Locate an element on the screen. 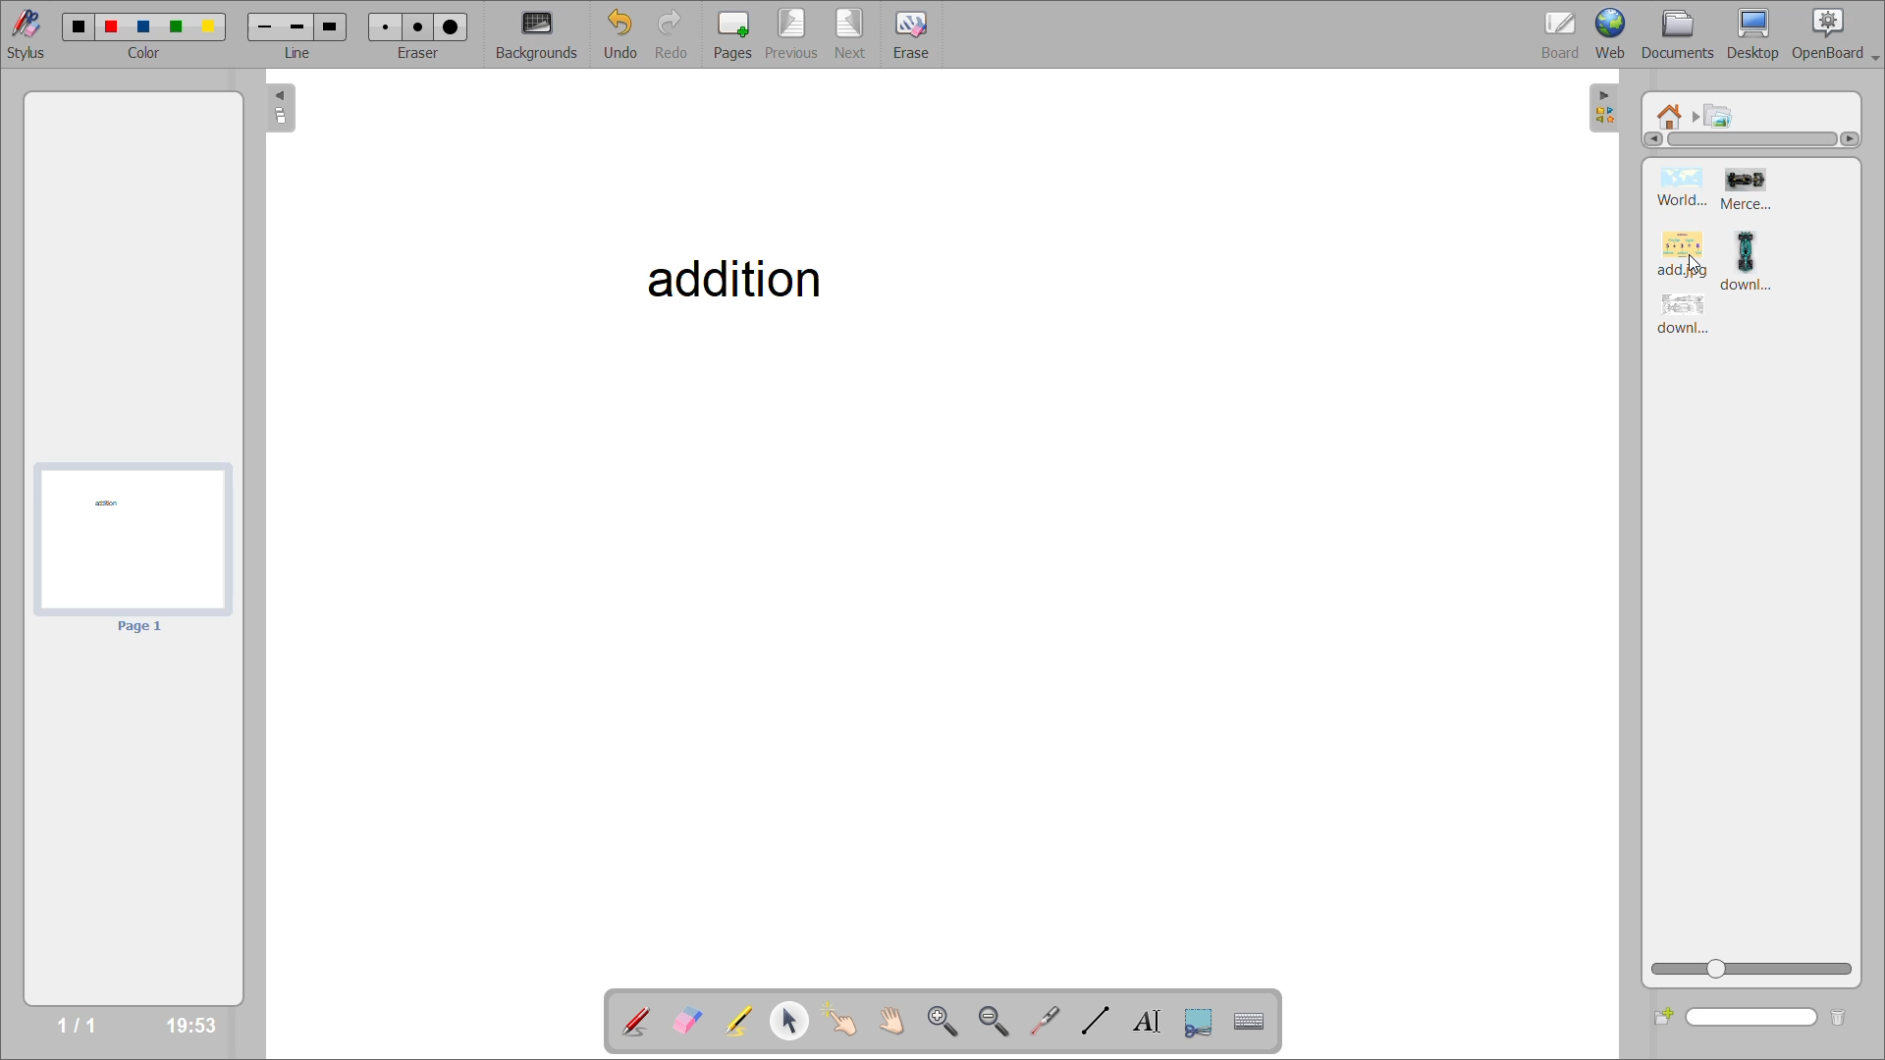 The width and height of the screenshot is (1885, 1060). horizontal scroll bar is located at coordinates (1753, 140).